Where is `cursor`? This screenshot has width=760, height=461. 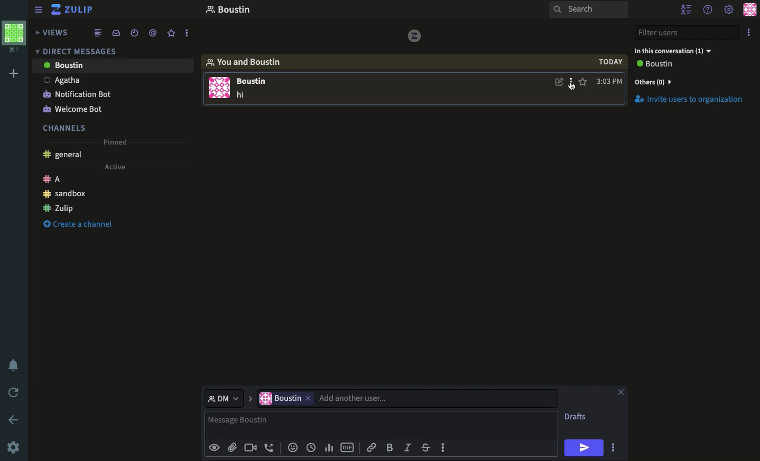 cursor is located at coordinates (572, 88).